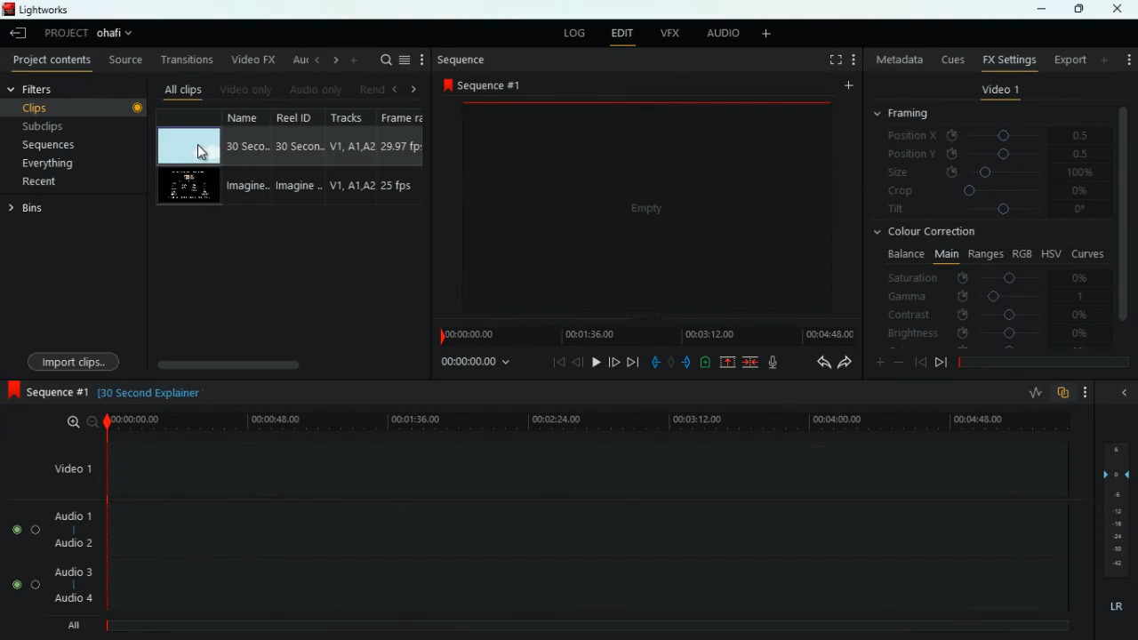 This screenshot has height=640, width=1138. I want to click on V1, A1, A2, so click(352, 187).